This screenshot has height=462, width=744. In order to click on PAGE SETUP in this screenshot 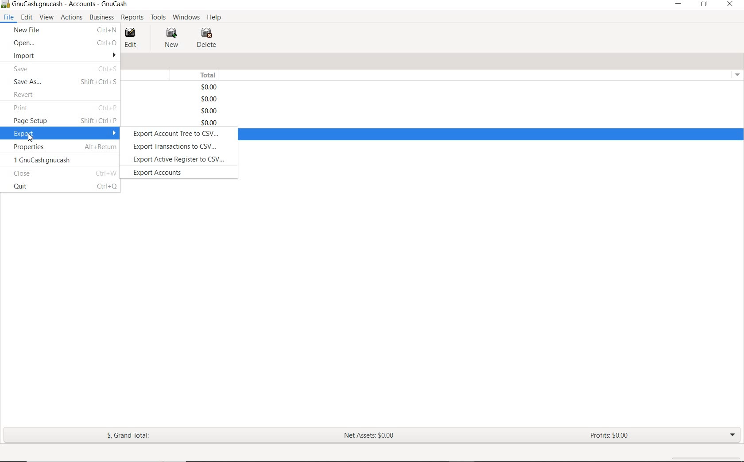, I will do `click(29, 121)`.